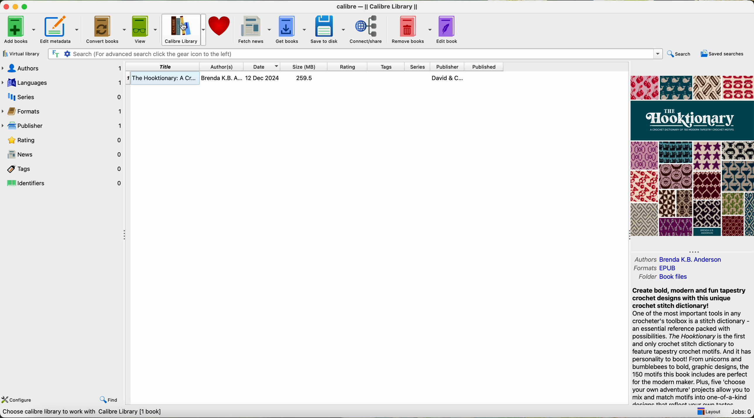  What do you see at coordinates (664, 278) in the screenshot?
I see `folder Book files` at bounding box center [664, 278].